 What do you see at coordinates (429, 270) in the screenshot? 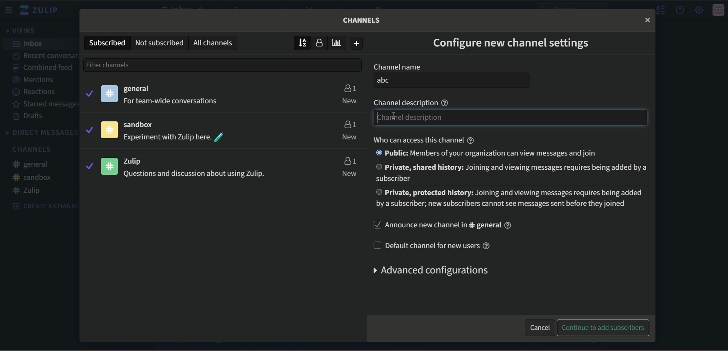
I see `advanced configurations` at bounding box center [429, 270].